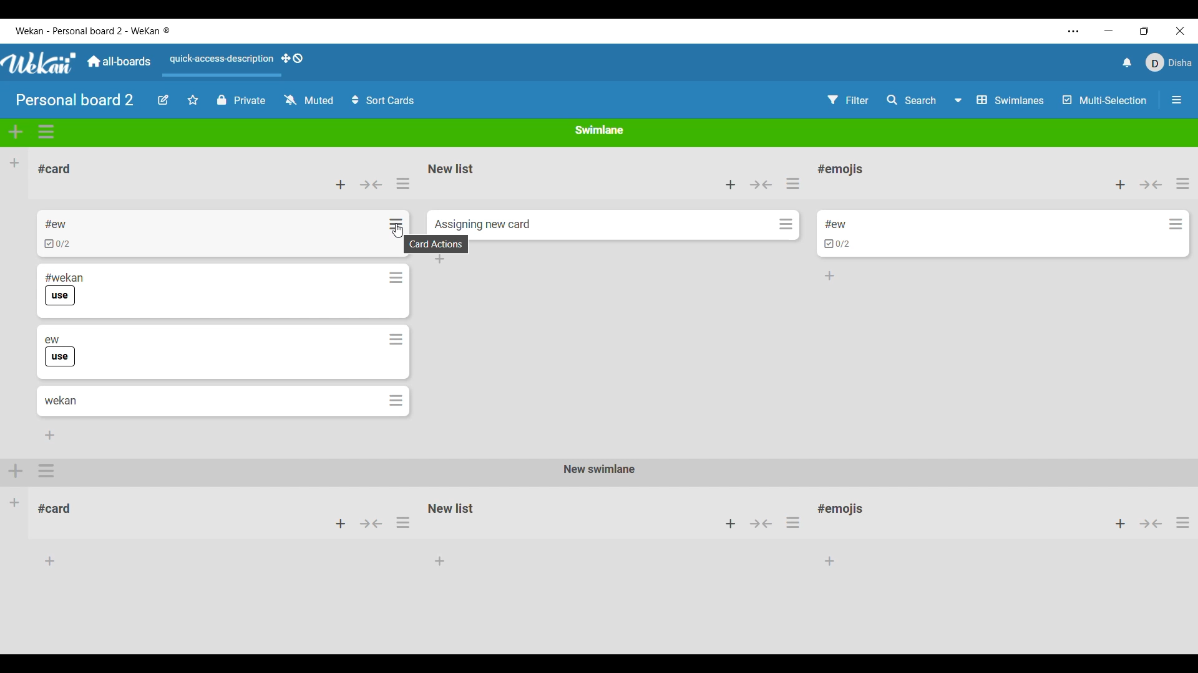 The height and width of the screenshot is (673, 1198). Describe the element at coordinates (1151, 184) in the screenshot. I see `Collapse` at that location.